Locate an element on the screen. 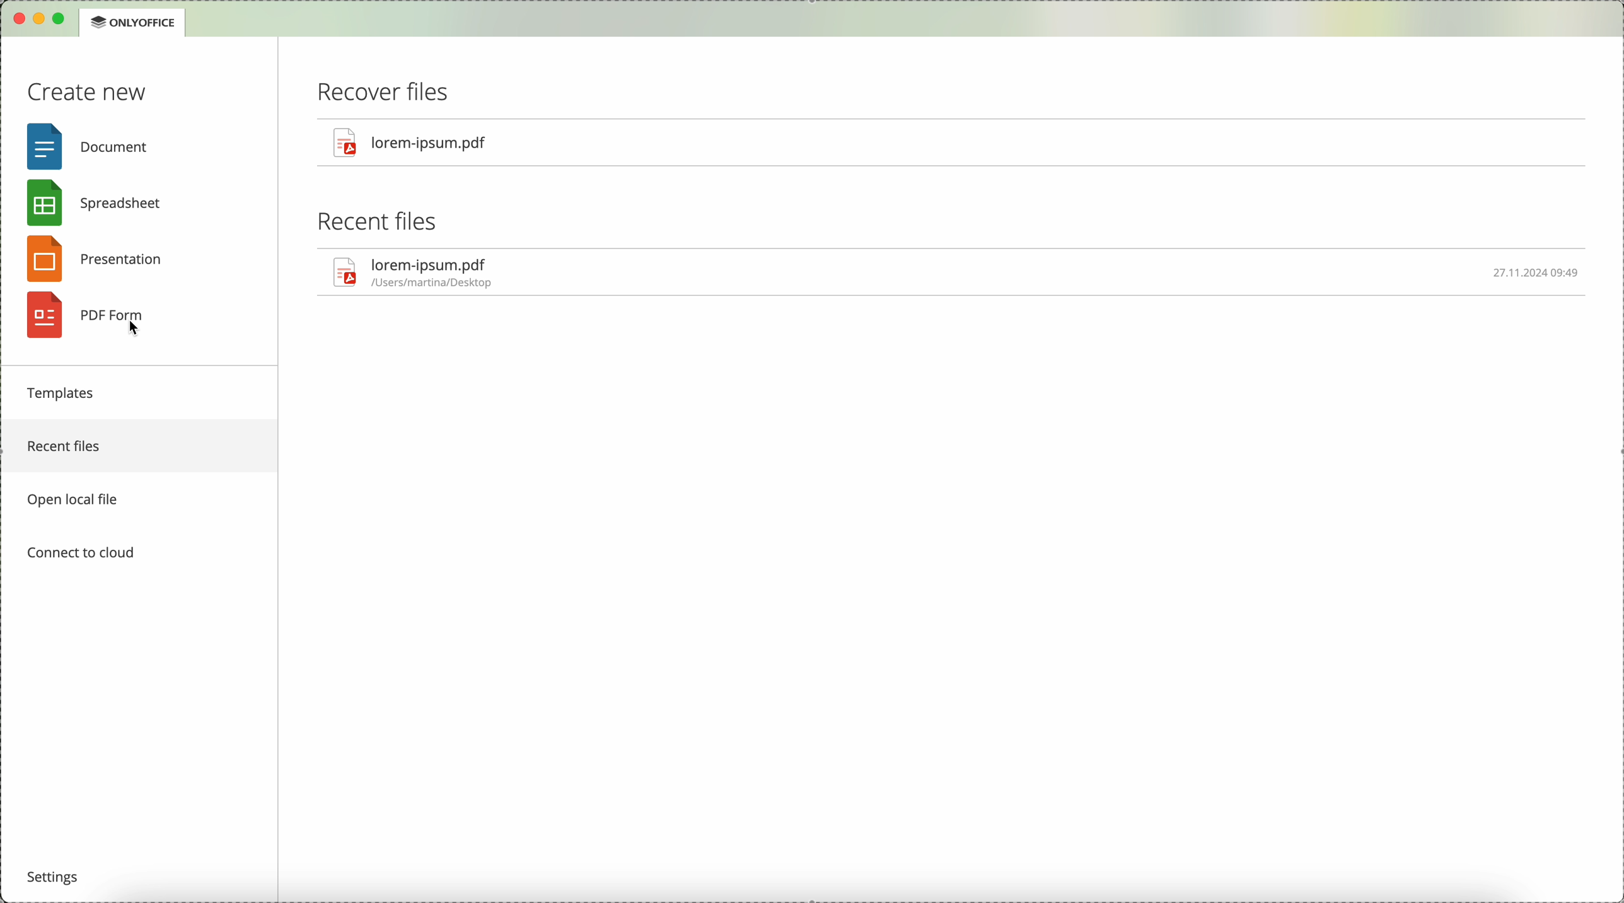 The width and height of the screenshot is (1624, 903). recent file is located at coordinates (378, 220).